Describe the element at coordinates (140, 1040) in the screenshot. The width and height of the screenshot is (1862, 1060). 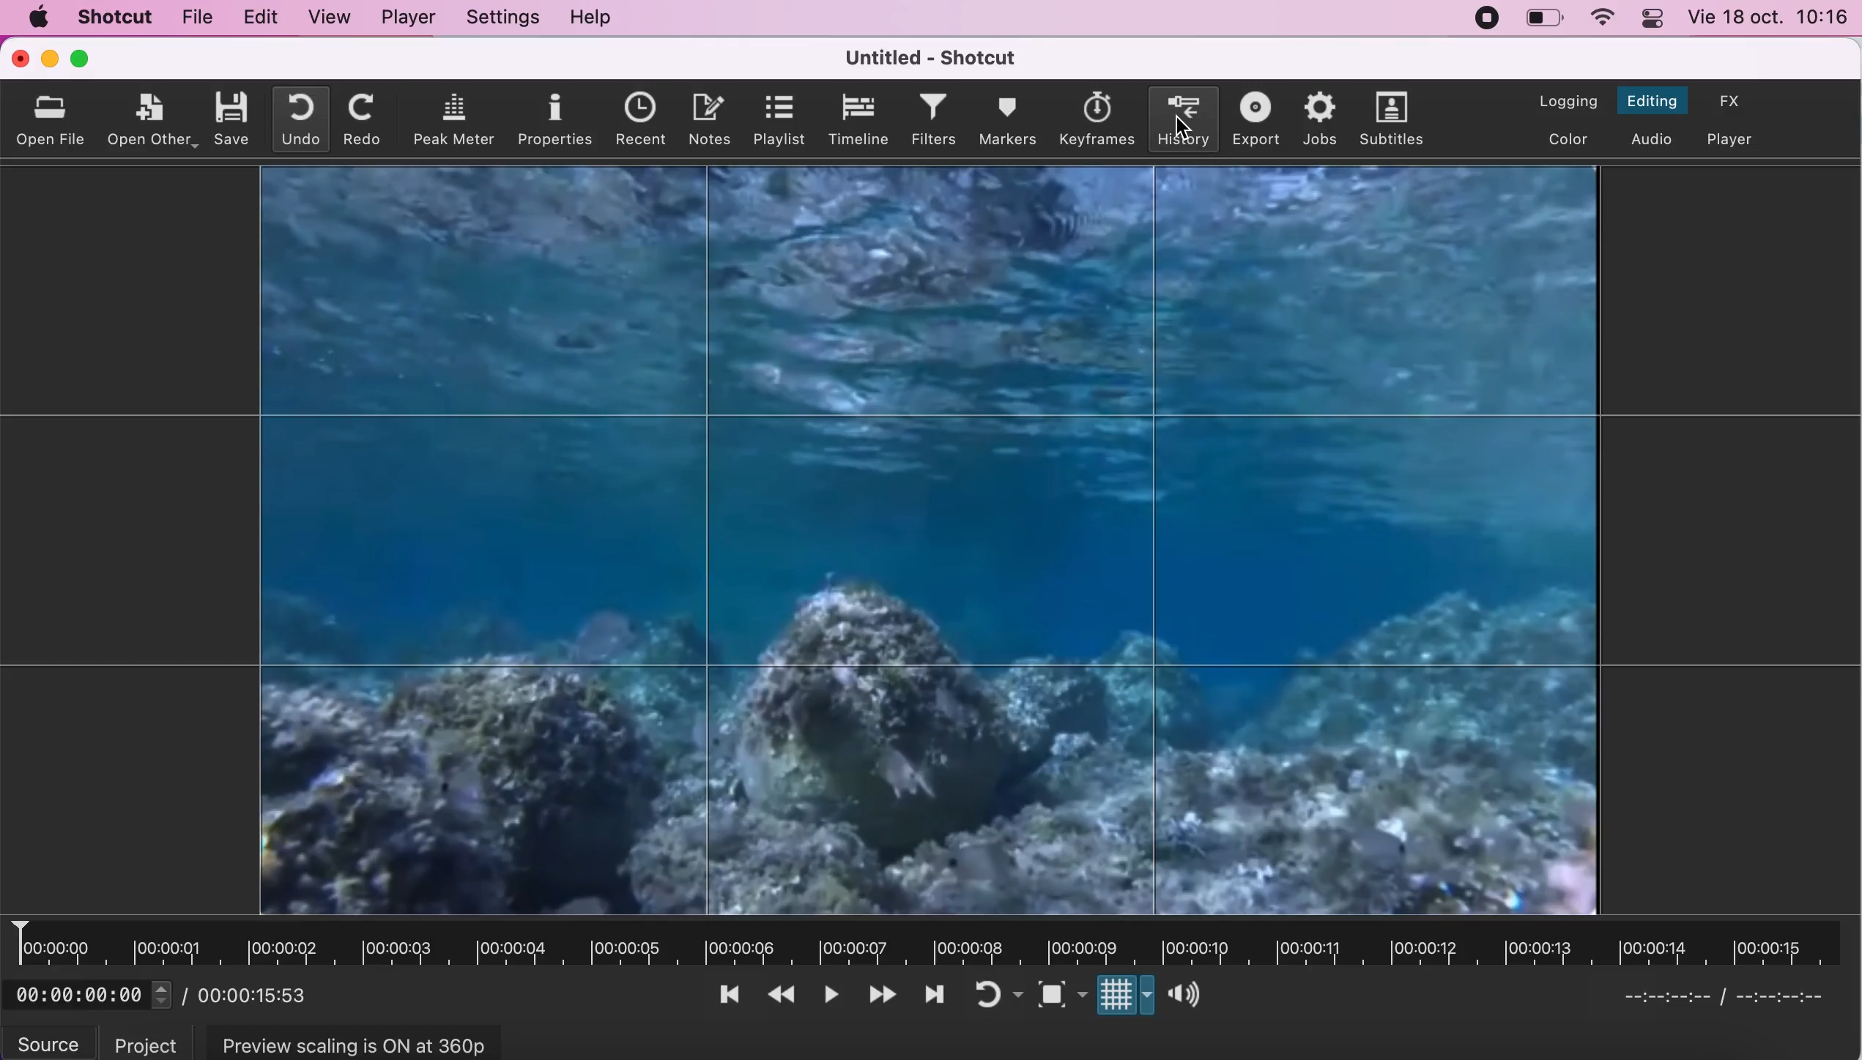
I see `project` at that location.